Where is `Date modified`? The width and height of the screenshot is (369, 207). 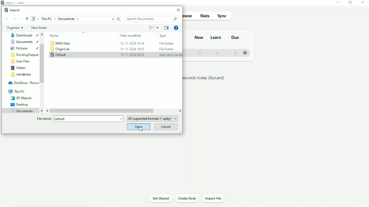 Date modified is located at coordinates (131, 35).